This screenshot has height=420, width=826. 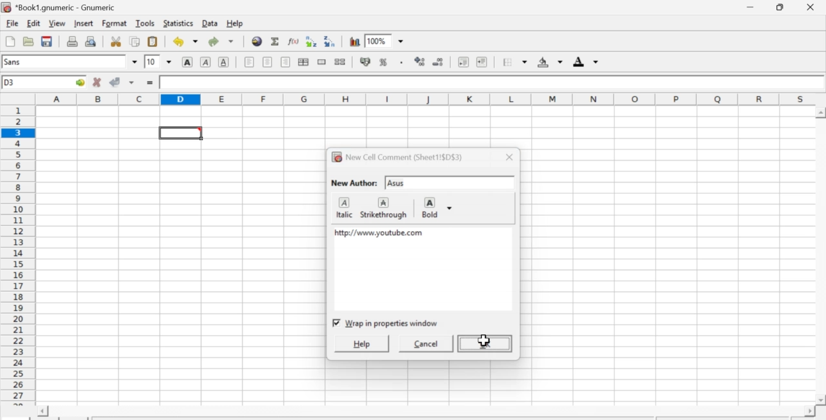 I want to click on Contents of the cell, so click(x=487, y=82).